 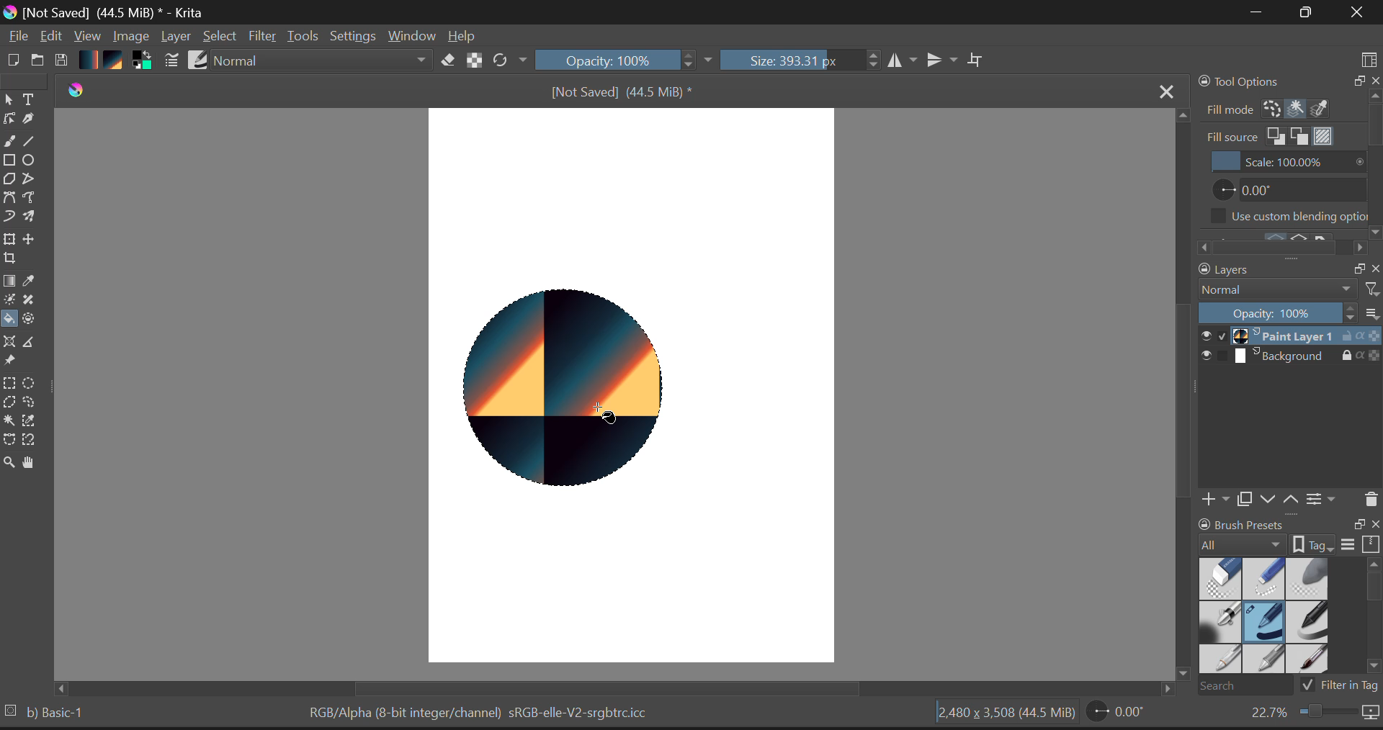 What do you see at coordinates (1288, 94) in the screenshot?
I see `Tools Options Docker` at bounding box center [1288, 94].